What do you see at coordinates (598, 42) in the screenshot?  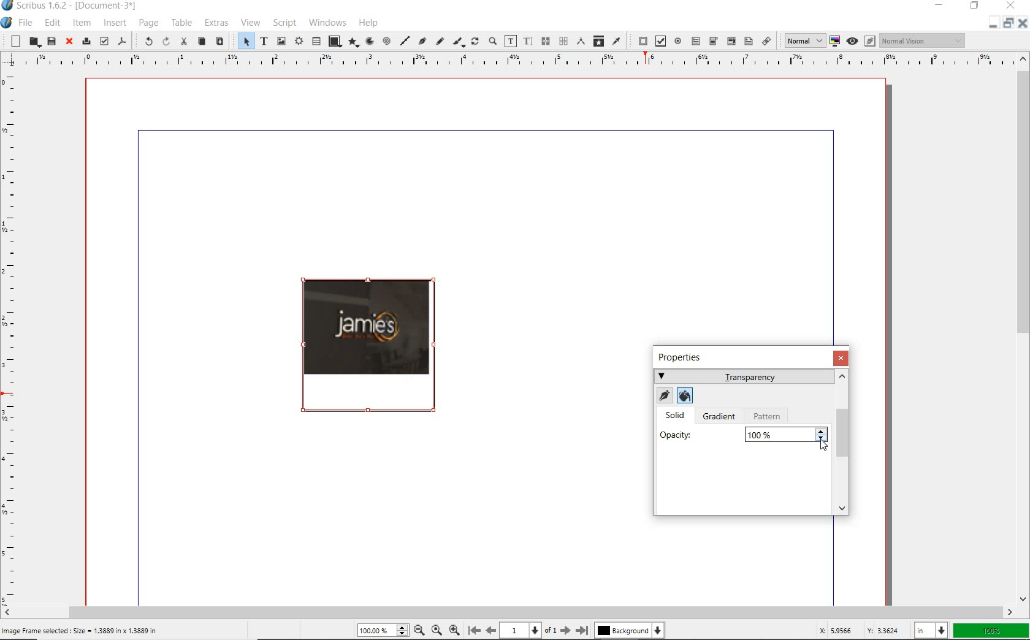 I see `copy item properties` at bounding box center [598, 42].